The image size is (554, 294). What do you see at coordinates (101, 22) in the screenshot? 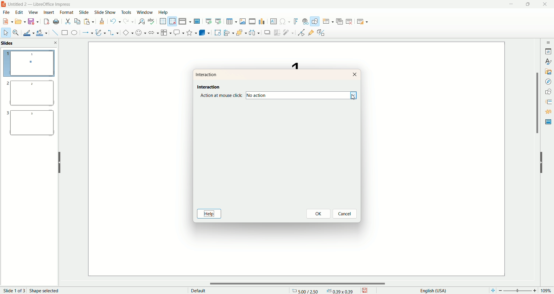
I see `clone formatting` at bounding box center [101, 22].